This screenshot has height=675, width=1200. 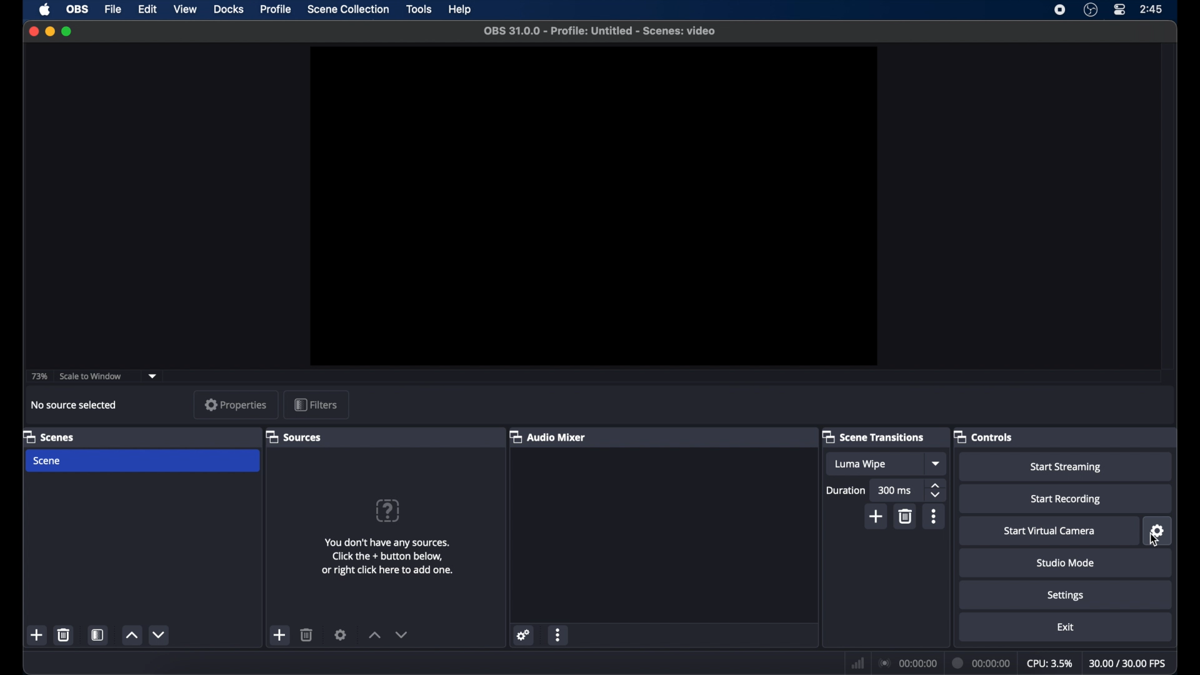 I want to click on settings, so click(x=524, y=636).